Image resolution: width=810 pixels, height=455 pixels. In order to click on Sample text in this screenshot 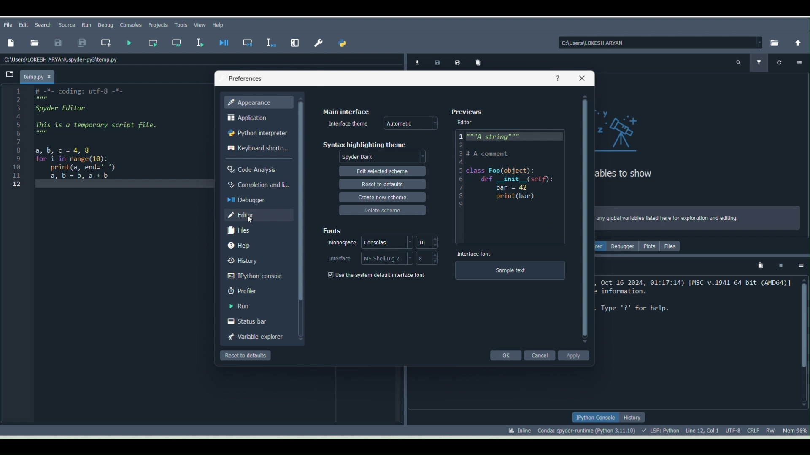, I will do `click(509, 274)`.